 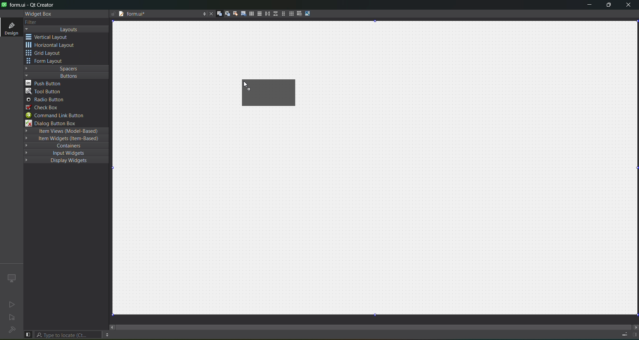 What do you see at coordinates (69, 335) in the screenshot?
I see `search` at bounding box center [69, 335].